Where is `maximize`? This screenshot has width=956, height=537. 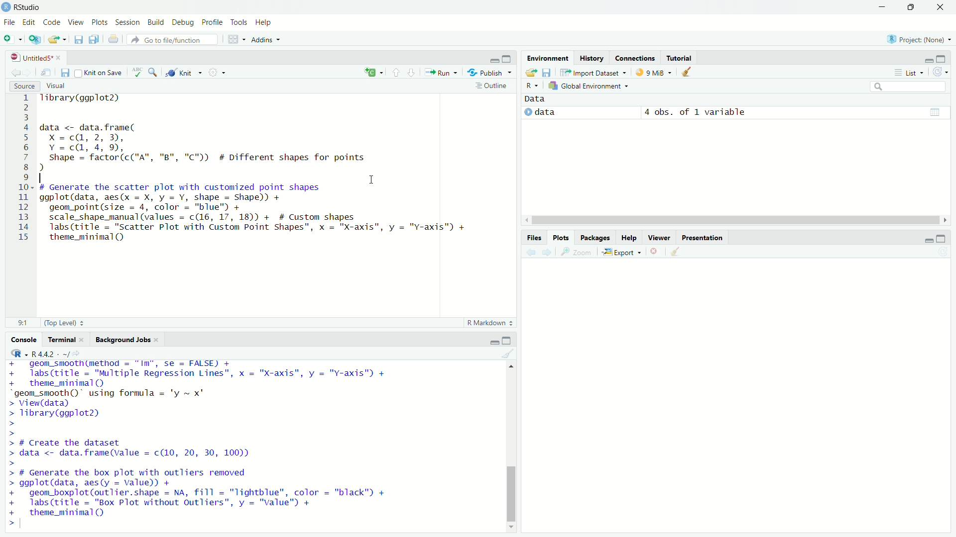
maximize is located at coordinates (507, 59).